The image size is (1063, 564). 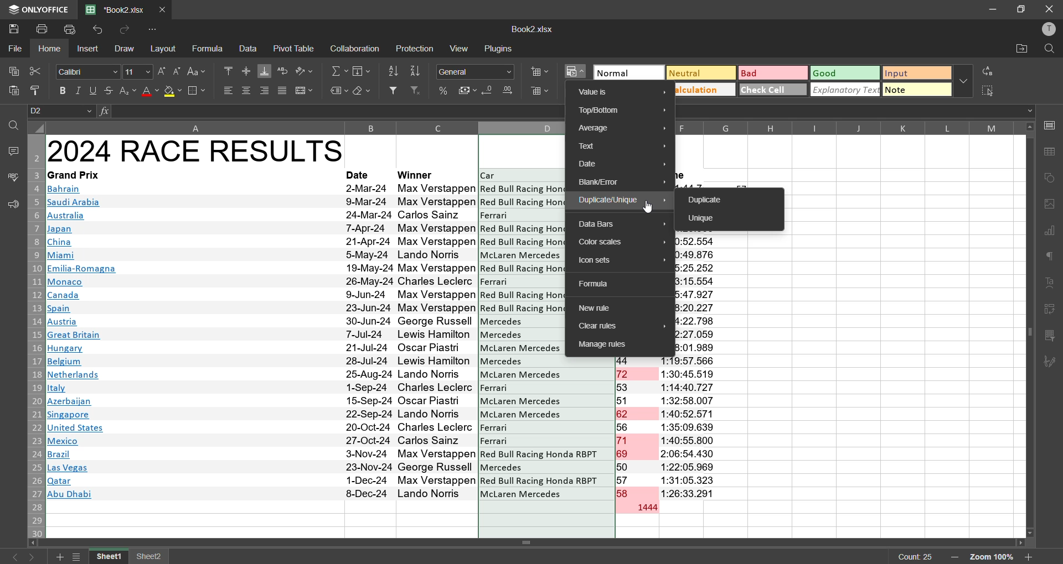 I want to click on select all, so click(x=989, y=90).